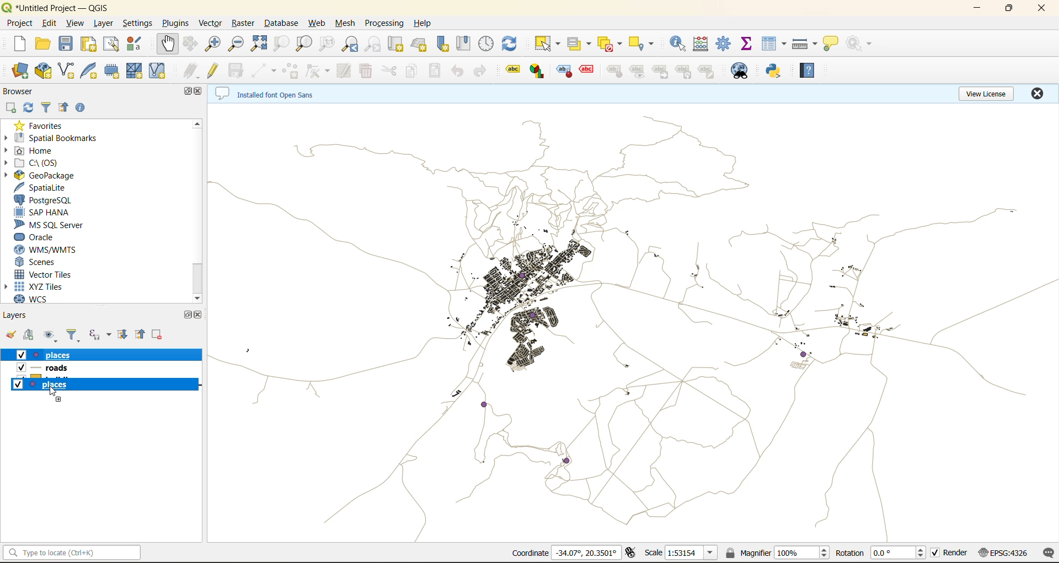 This screenshot has width=1059, height=563. I want to click on help, so click(425, 23).